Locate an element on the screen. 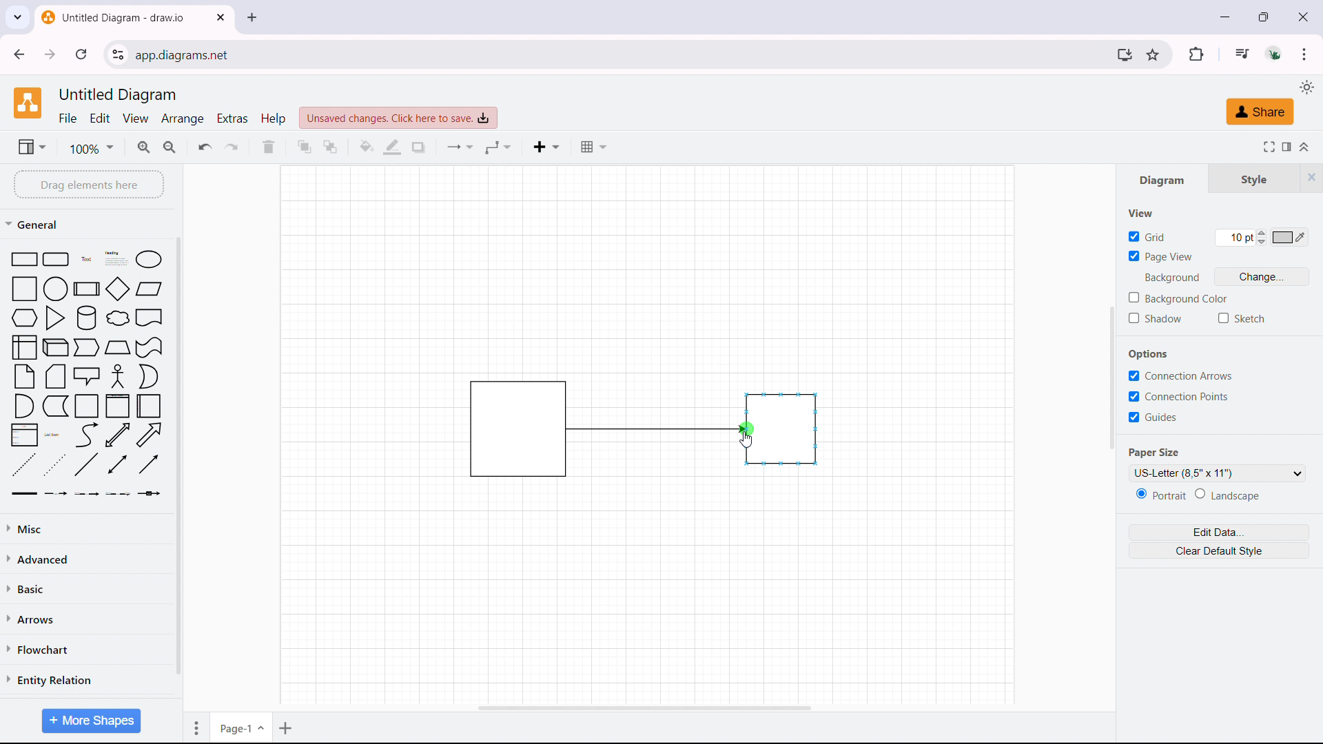 The image size is (1323, 744). horizontal scrollbar is located at coordinates (645, 708).